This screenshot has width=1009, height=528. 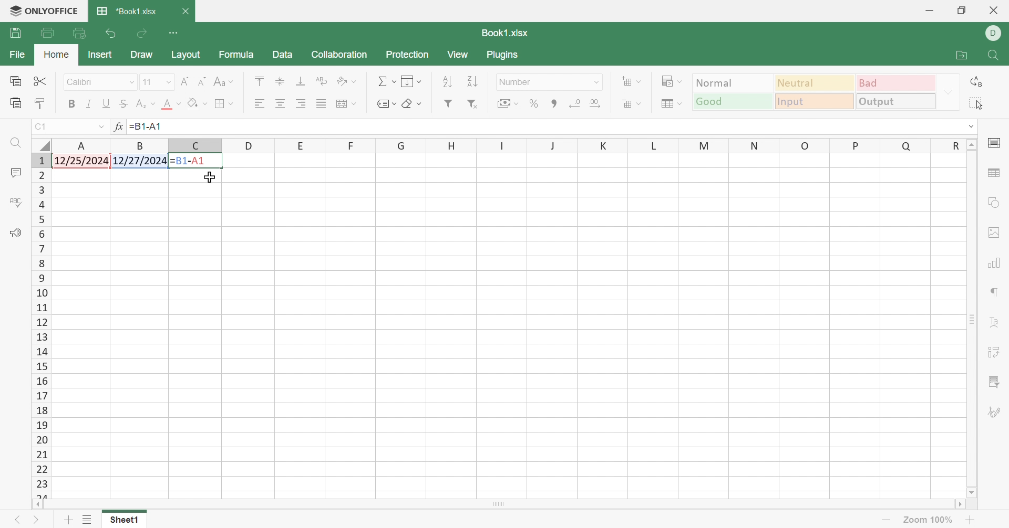 I want to click on Accounting style, so click(x=509, y=103).